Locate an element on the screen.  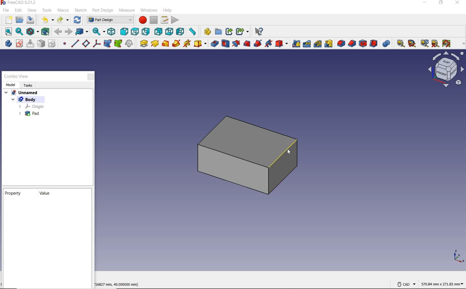
create a subtractive primitive is located at coordinates (282, 44).